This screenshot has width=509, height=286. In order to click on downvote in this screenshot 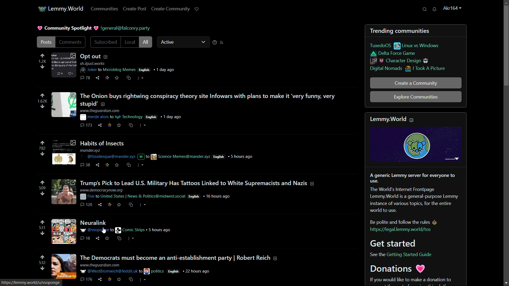, I will do `click(43, 268)`.